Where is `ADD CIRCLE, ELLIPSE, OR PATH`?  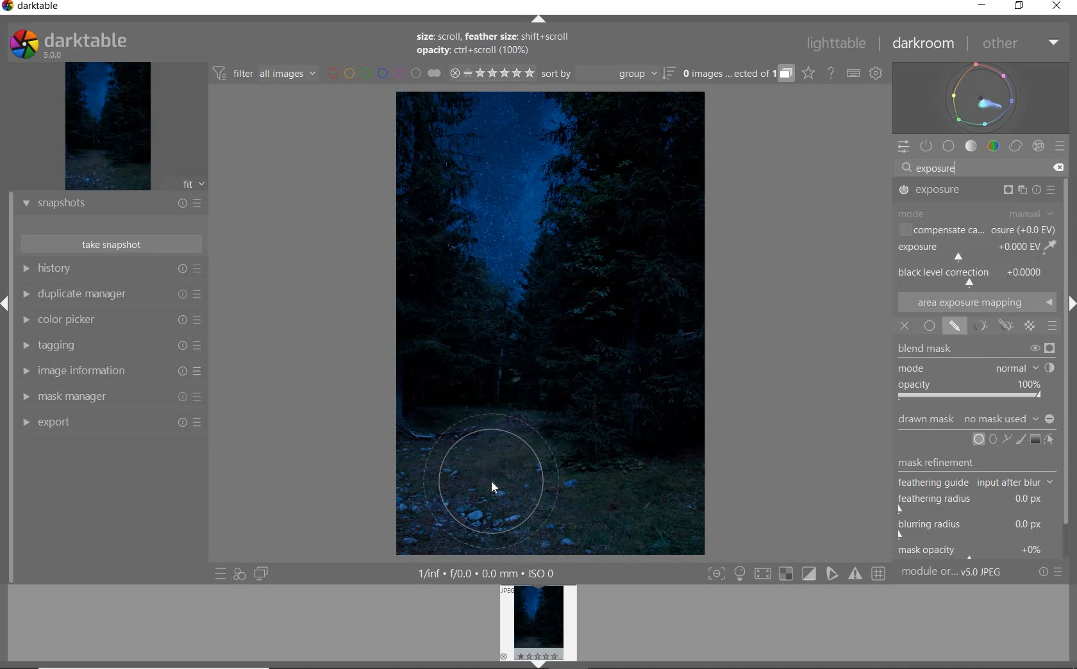
ADD CIRCLE, ELLIPSE, OR PATH is located at coordinates (1001, 439).